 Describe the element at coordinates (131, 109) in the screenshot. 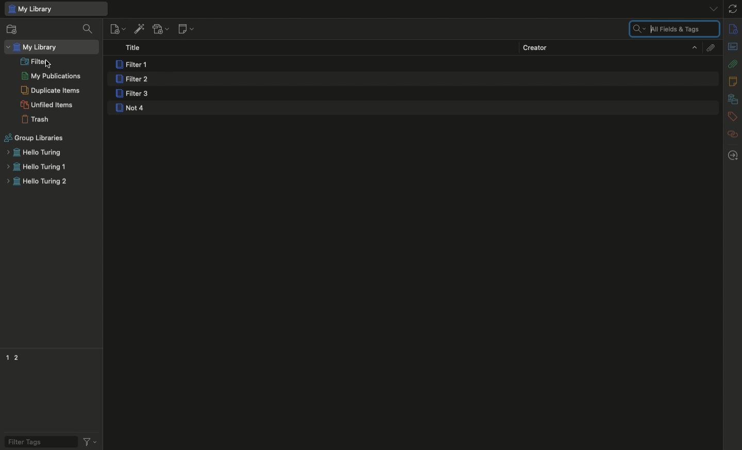

I see `Not 4` at that location.